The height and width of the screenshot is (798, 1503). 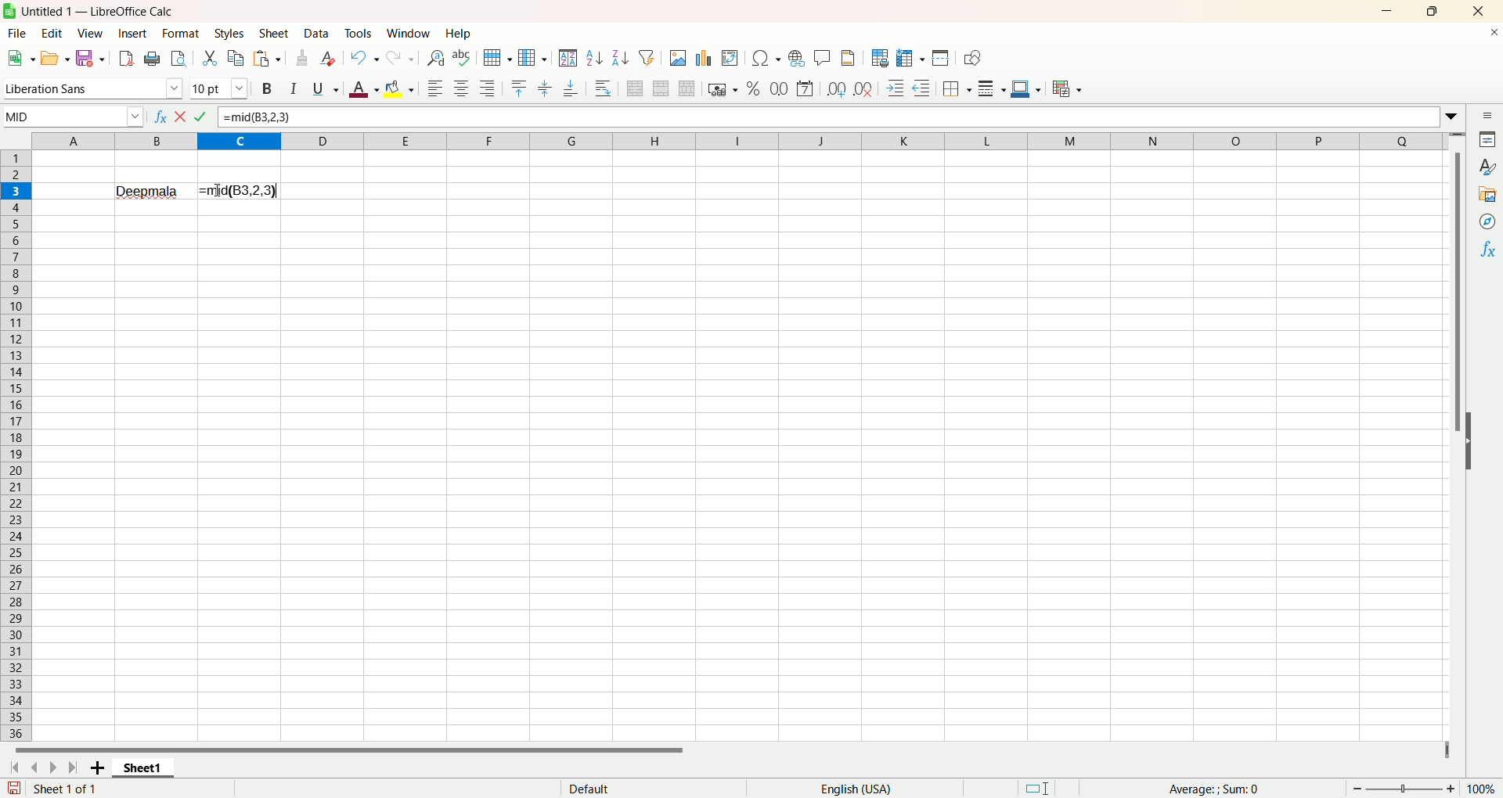 What do you see at coordinates (730, 59) in the screenshot?
I see `Pivot table` at bounding box center [730, 59].